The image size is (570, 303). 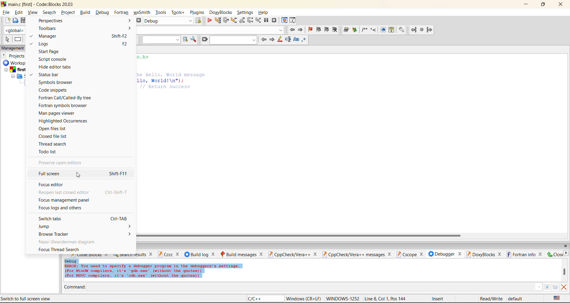 What do you see at coordinates (305, 40) in the screenshot?
I see `use regex` at bounding box center [305, 40].